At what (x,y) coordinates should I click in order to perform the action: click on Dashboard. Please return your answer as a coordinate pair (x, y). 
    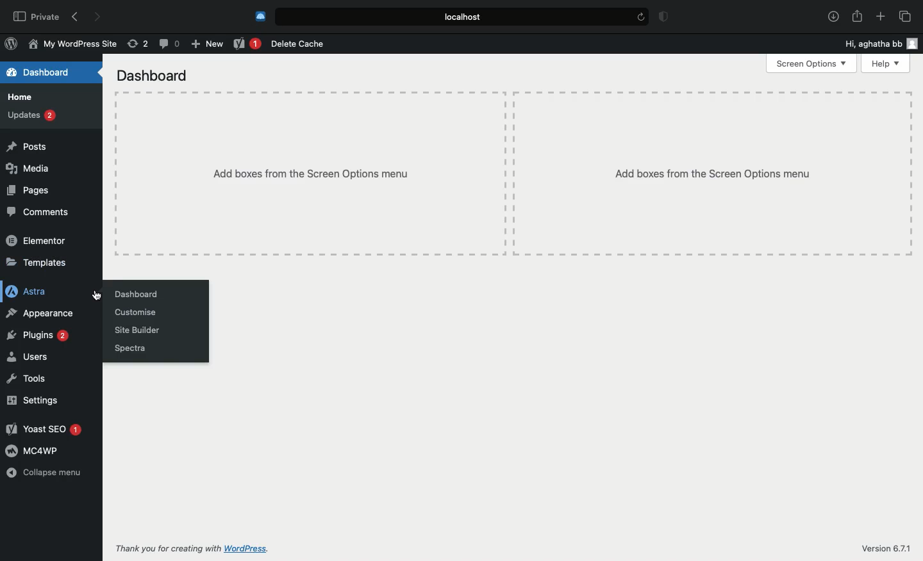
    Looking at the image, I should click on (153, 74).